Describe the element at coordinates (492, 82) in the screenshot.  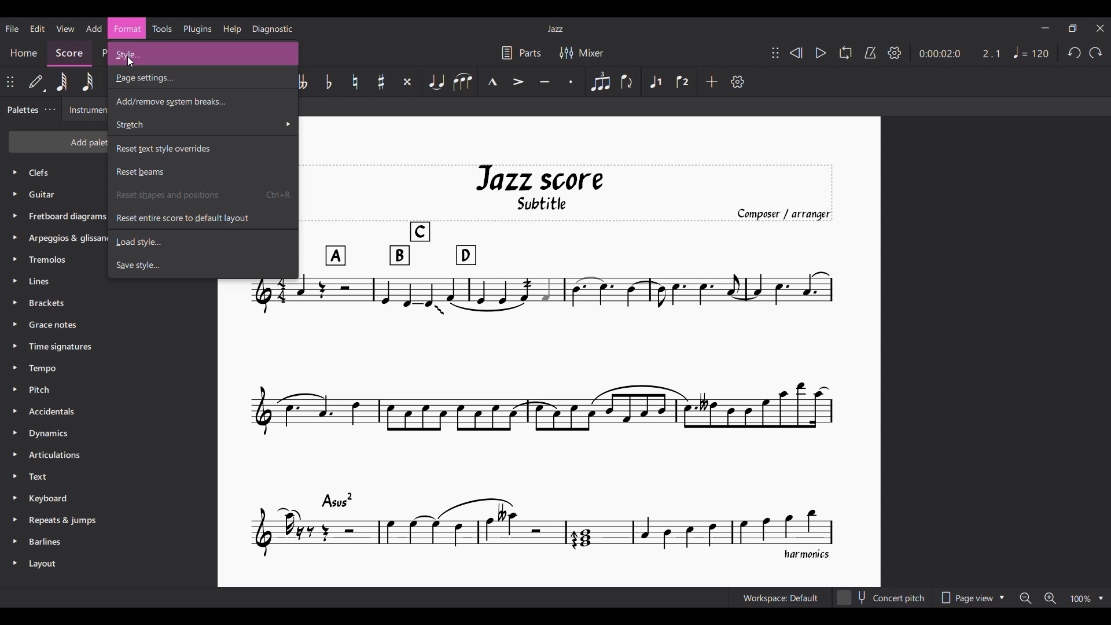
I see `Marcato` at that location.